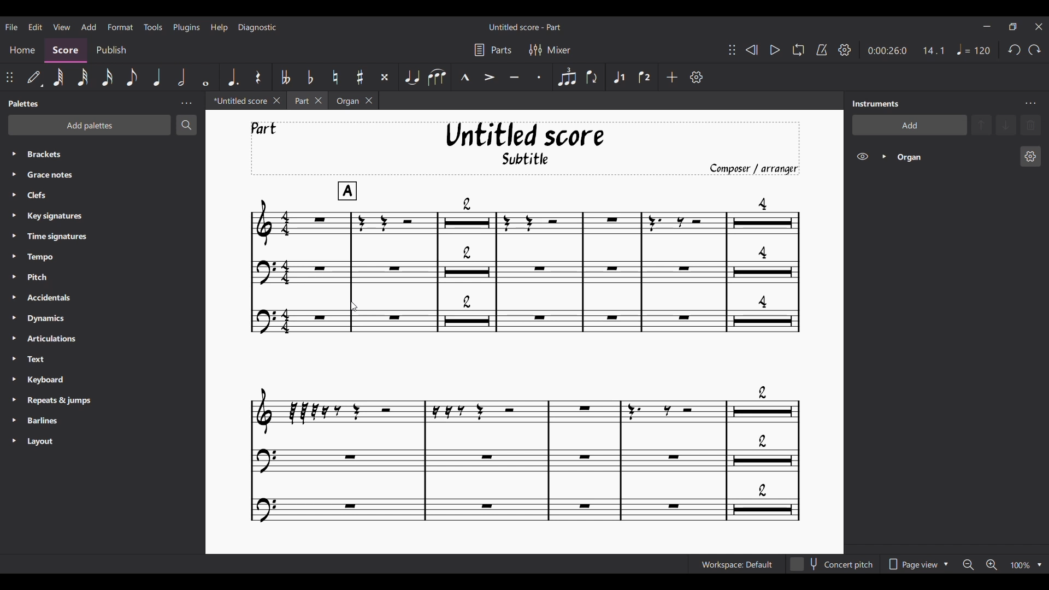  What do you see at coordinates (186, 27) in the screenshot?
I see `Plugins menu` at bounding box center [186, 27].